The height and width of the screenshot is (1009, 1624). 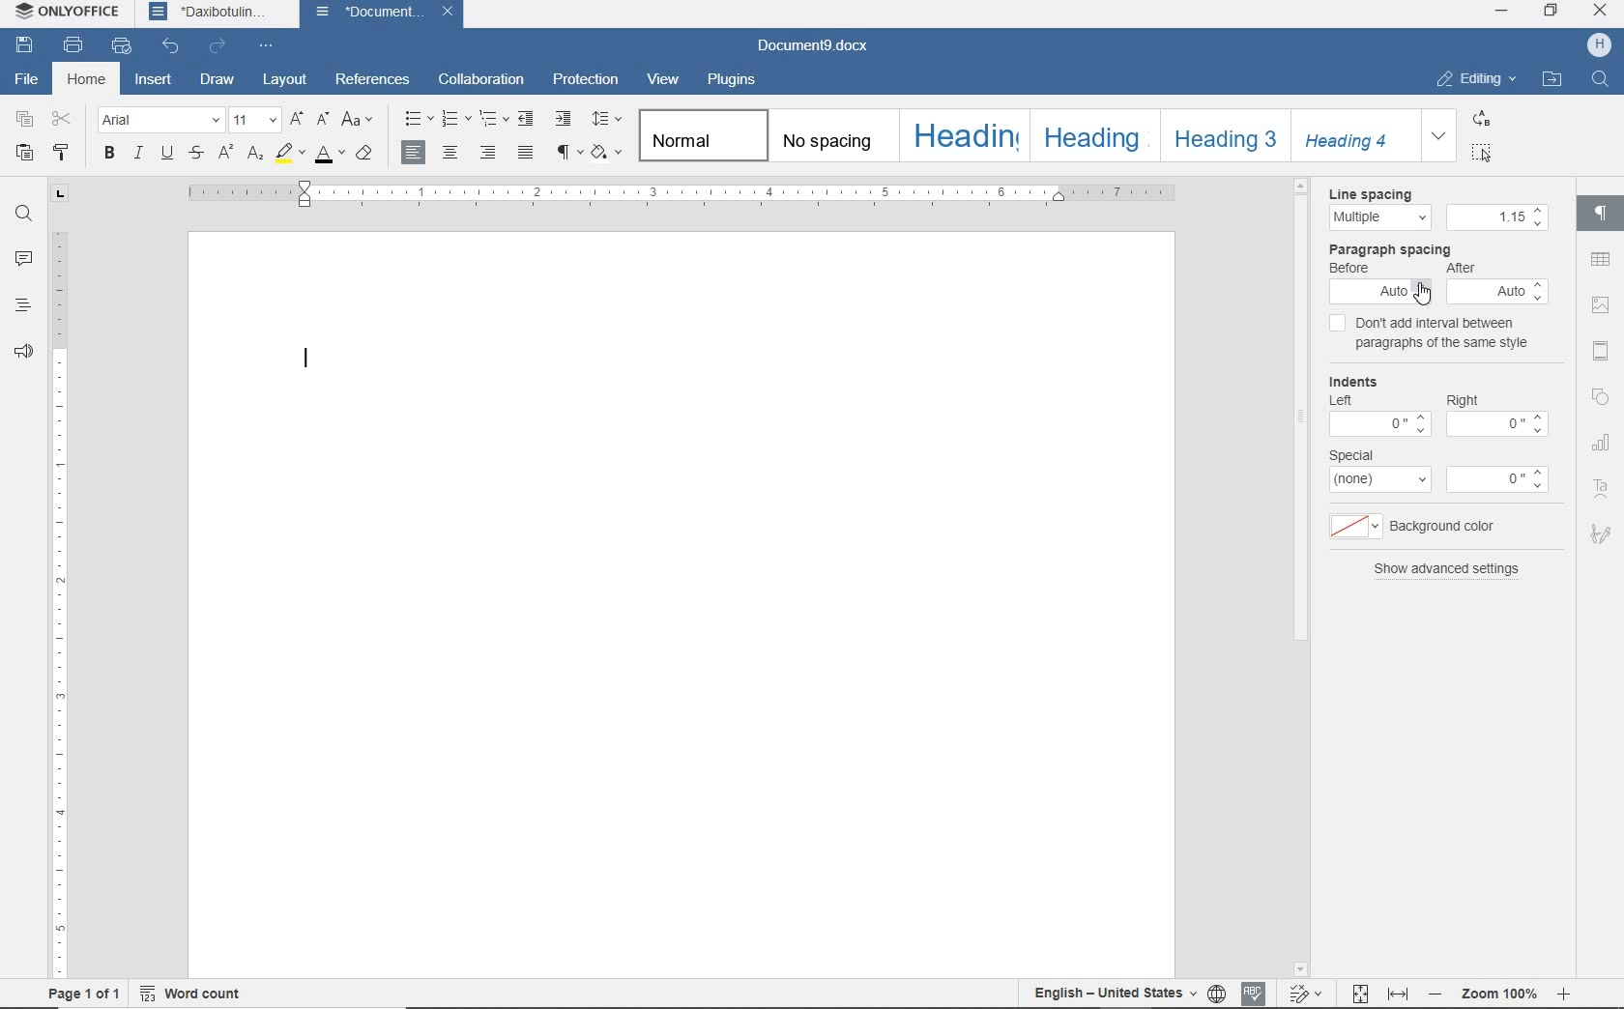 I want to click on zoom in, so click(x=1563, y=994).